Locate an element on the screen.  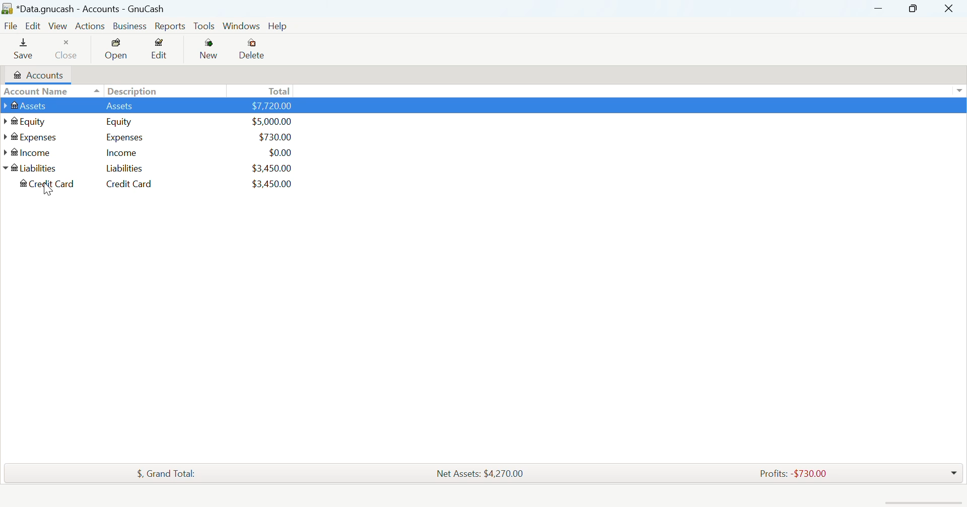
Actions is located at coordinates (90, 27).